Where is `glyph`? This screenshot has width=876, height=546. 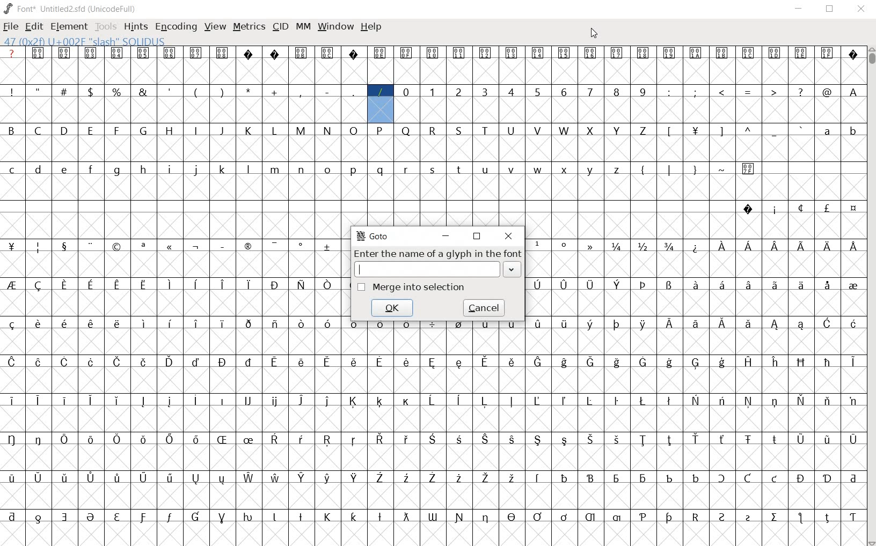 glyph is located at coordinates (590, 131).